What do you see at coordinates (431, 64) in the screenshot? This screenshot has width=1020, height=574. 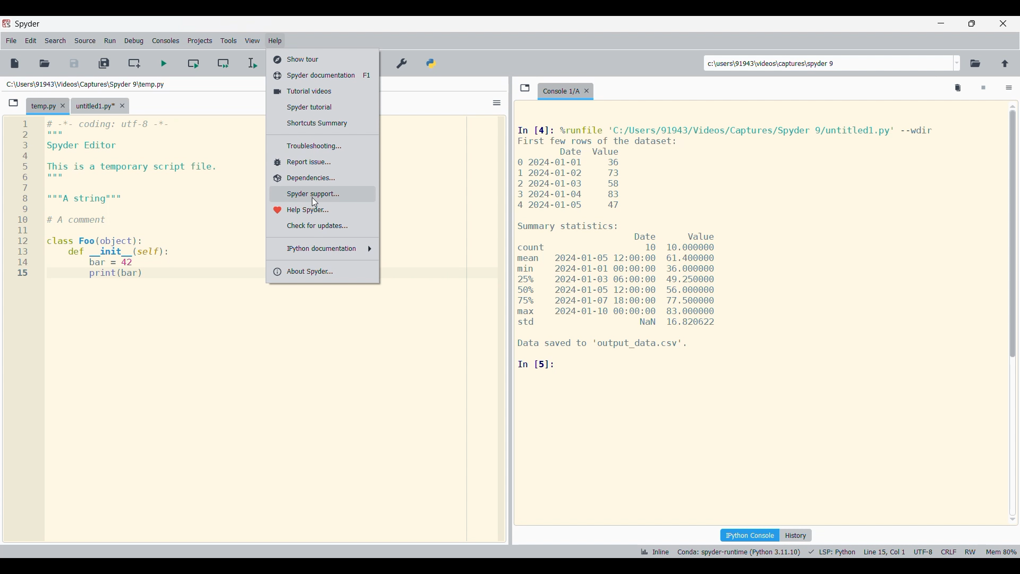 I see `PYTHONPATH manager` at bounding box center [431, 64].